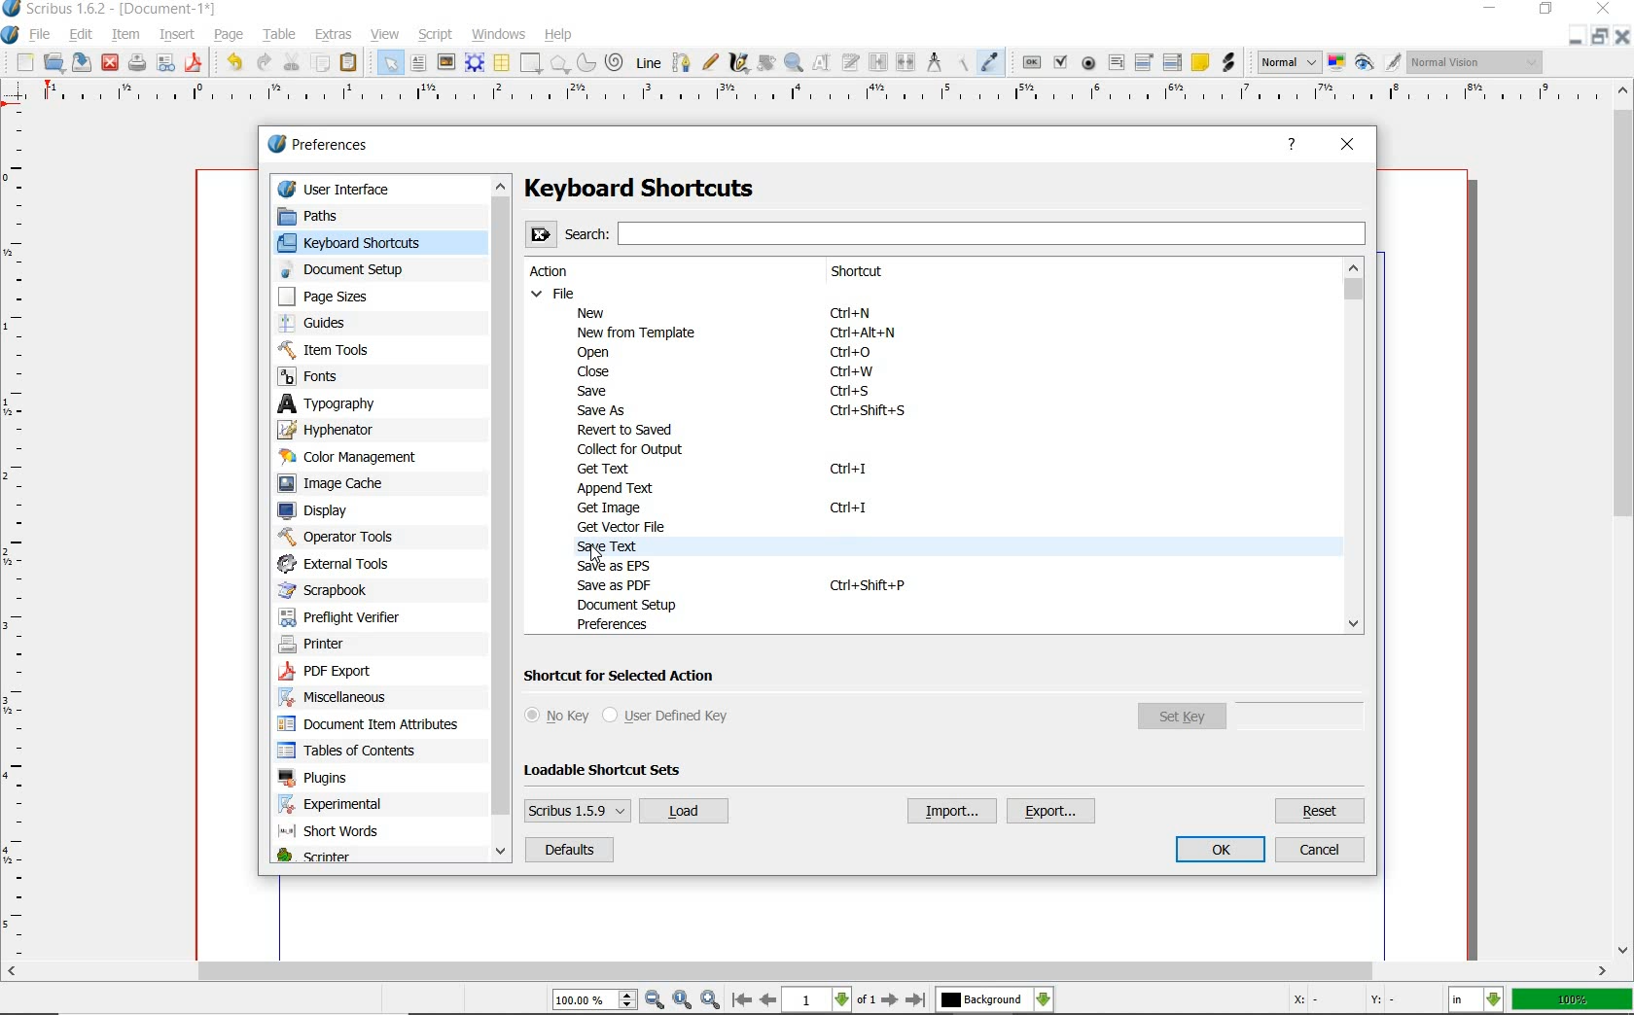 The height and width of the screenshot is (1015, 1634). Describe the element at coordinates (880, 62) in the screenshot. I see `link text frames` at that location.